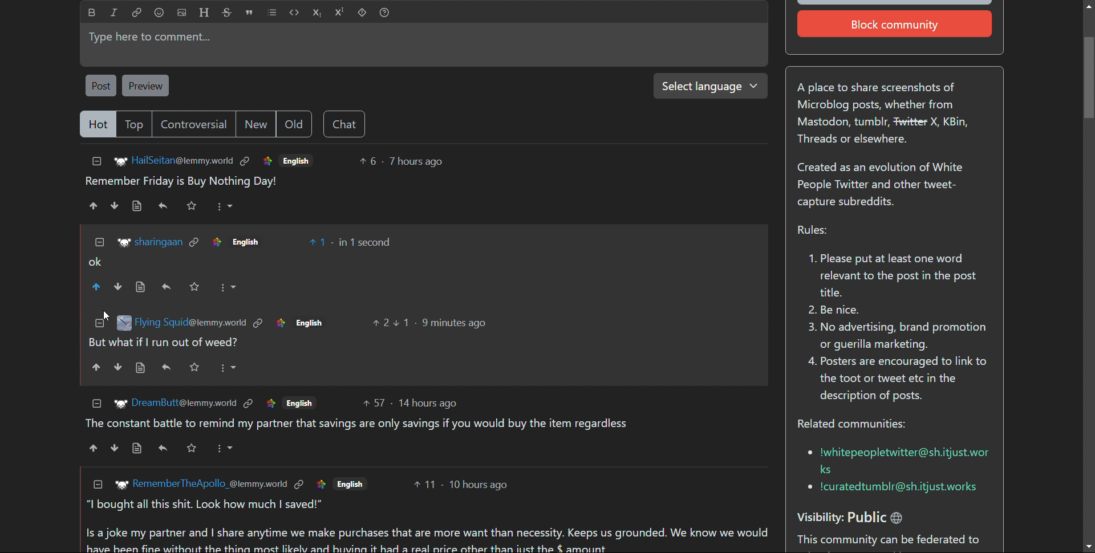 The height and width of the screenshot is (553, 1095). I want to click on downvote, so click(115, 448).